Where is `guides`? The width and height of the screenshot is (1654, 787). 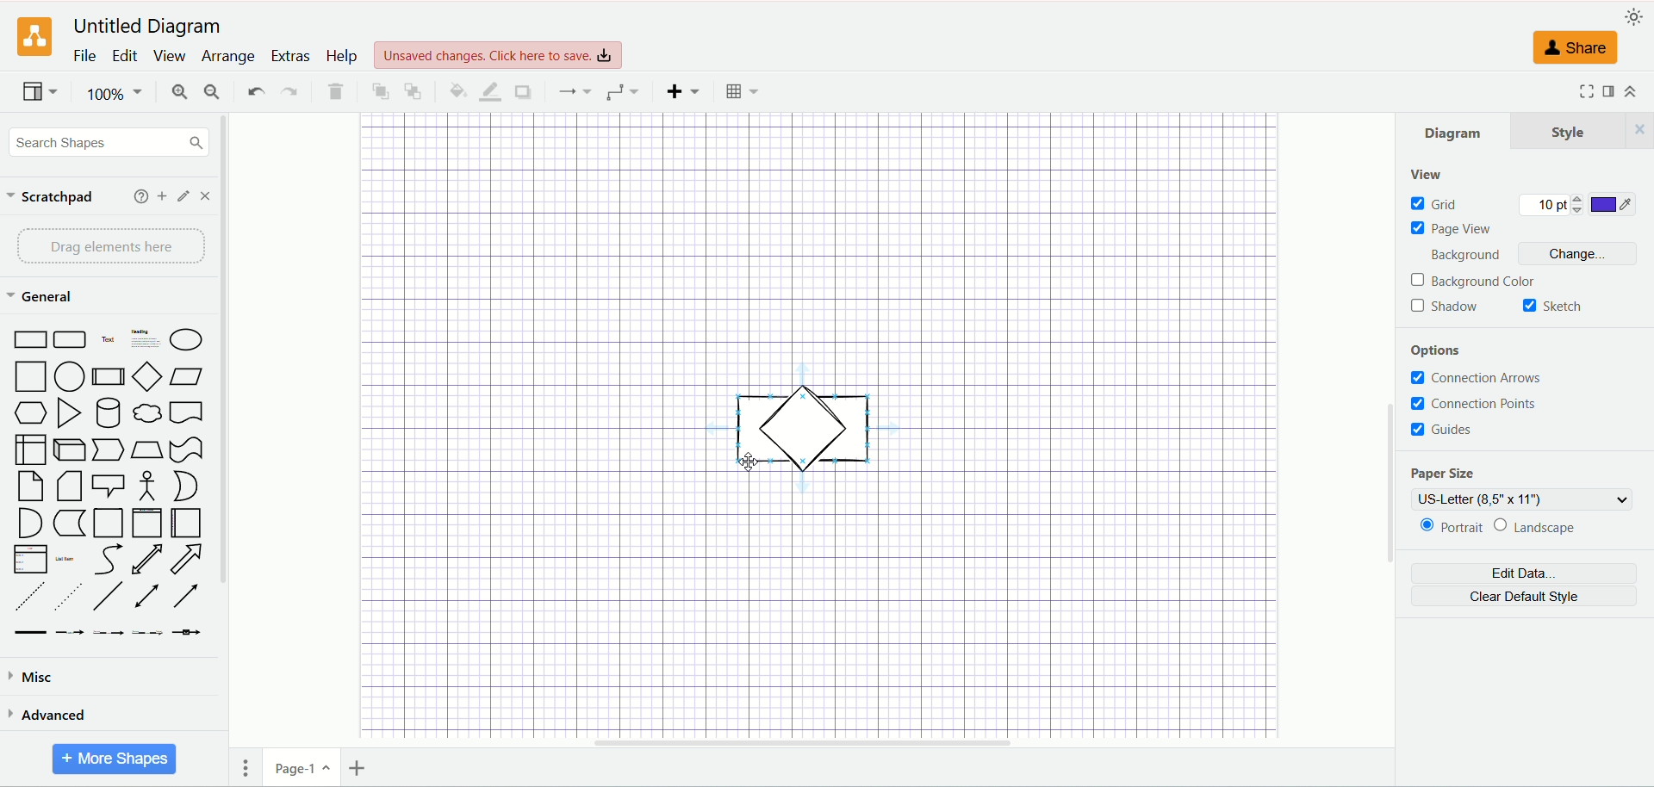
guides is located at coordinates (1446, 432).